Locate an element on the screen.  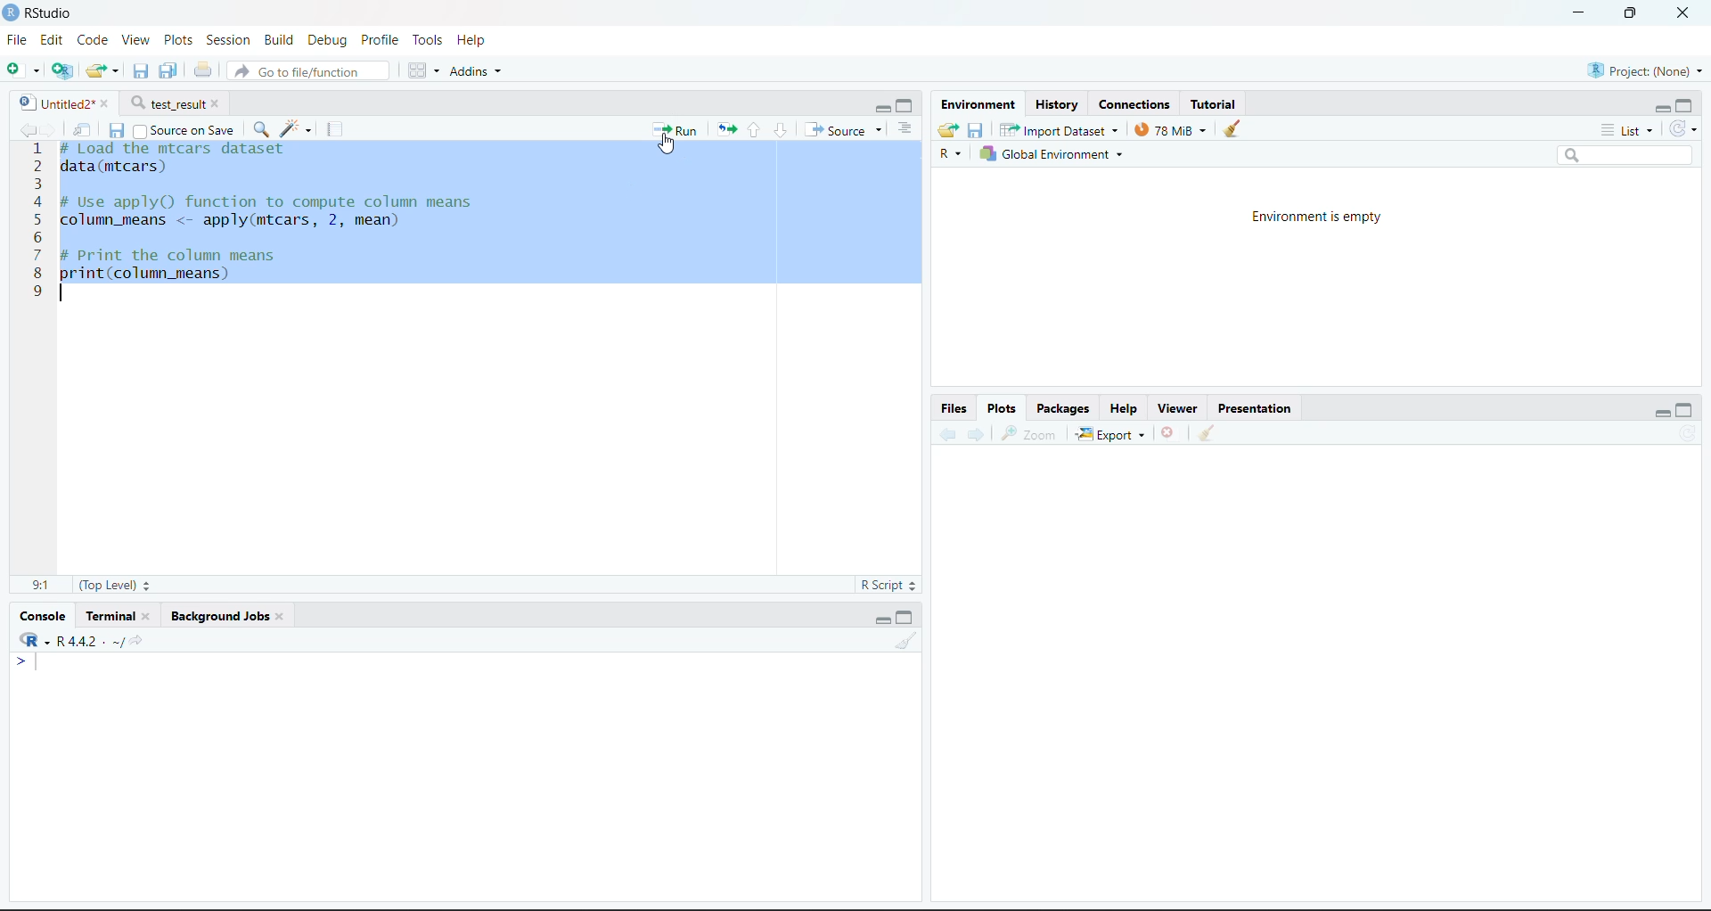
Close is located at coordinates (1169, 429).